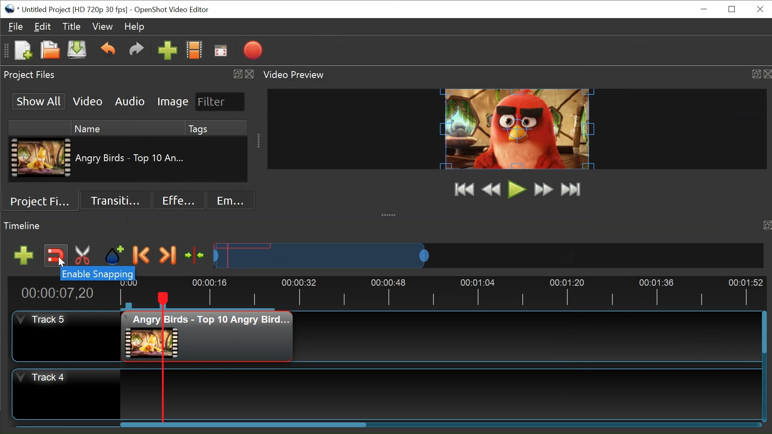 This screenshot has height=434, width=772. Describe the element at coordinates (760, 9) in the screenshot. I see `Close` at that location.